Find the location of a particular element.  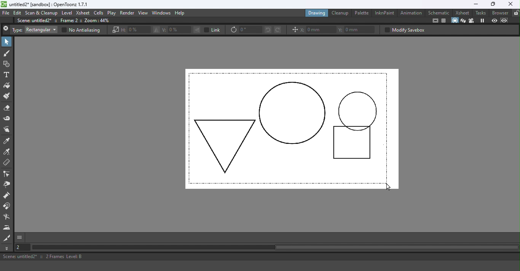

Brush tool is located at coordinates (7, 54).